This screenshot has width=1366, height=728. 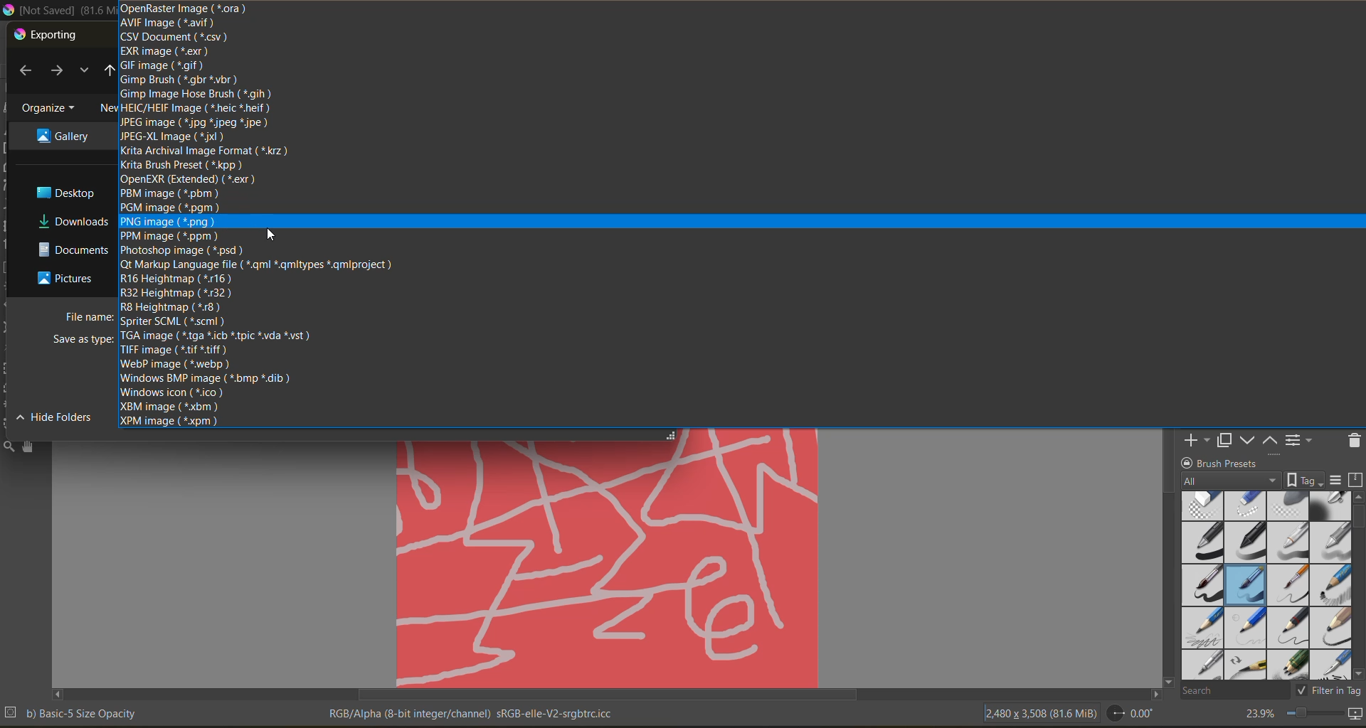 I want to click on folder destination, so click(x=65, y=134).